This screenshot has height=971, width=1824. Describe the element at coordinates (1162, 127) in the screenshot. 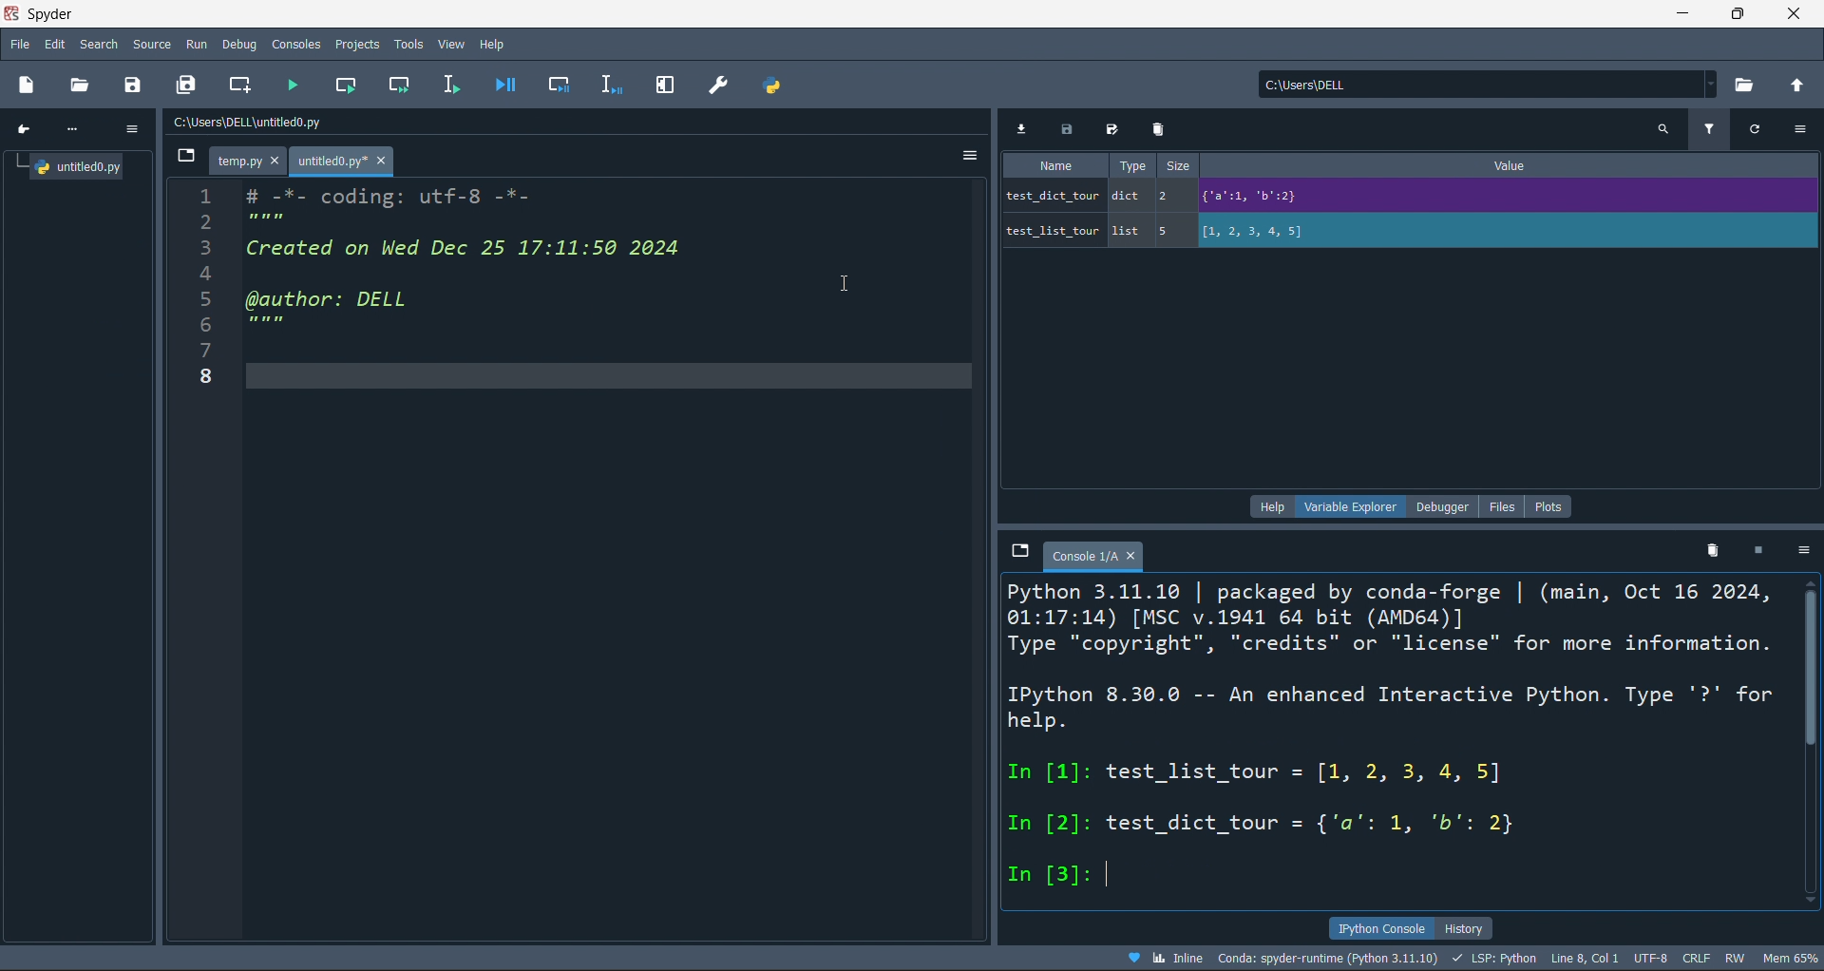

I see `delete` at that location.